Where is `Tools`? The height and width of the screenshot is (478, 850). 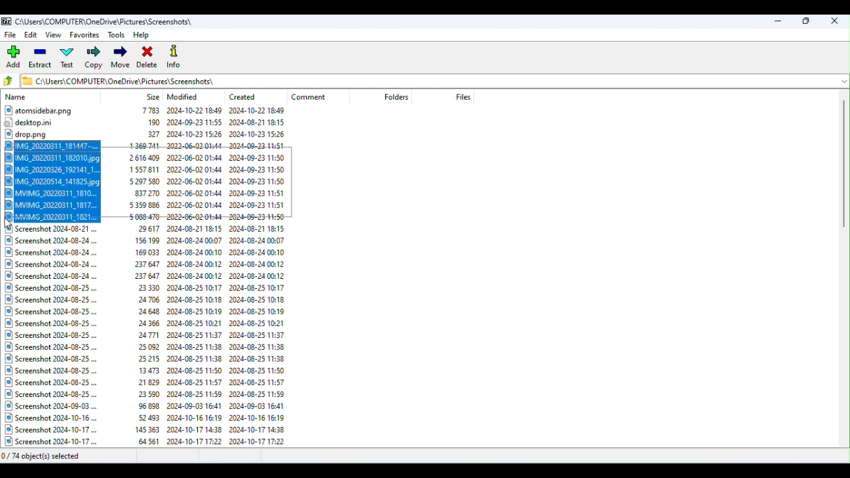 Tools is located at coordinates (117, 35).